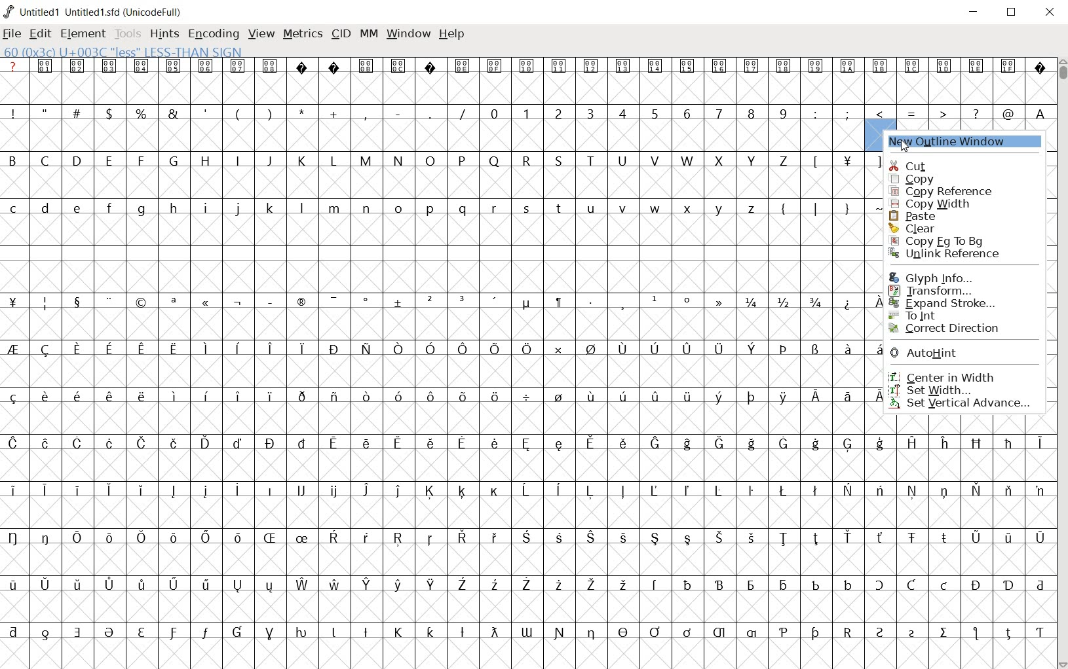  I want to click on empty cells, so click(527, 560).